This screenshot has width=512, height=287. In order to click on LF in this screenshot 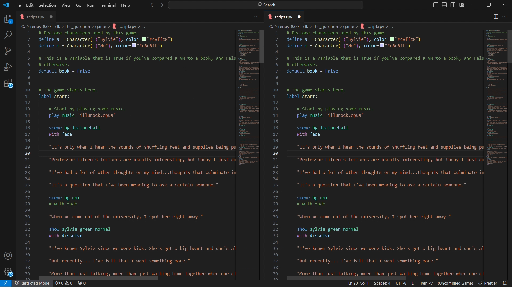, I will do `click(414, 283)`.